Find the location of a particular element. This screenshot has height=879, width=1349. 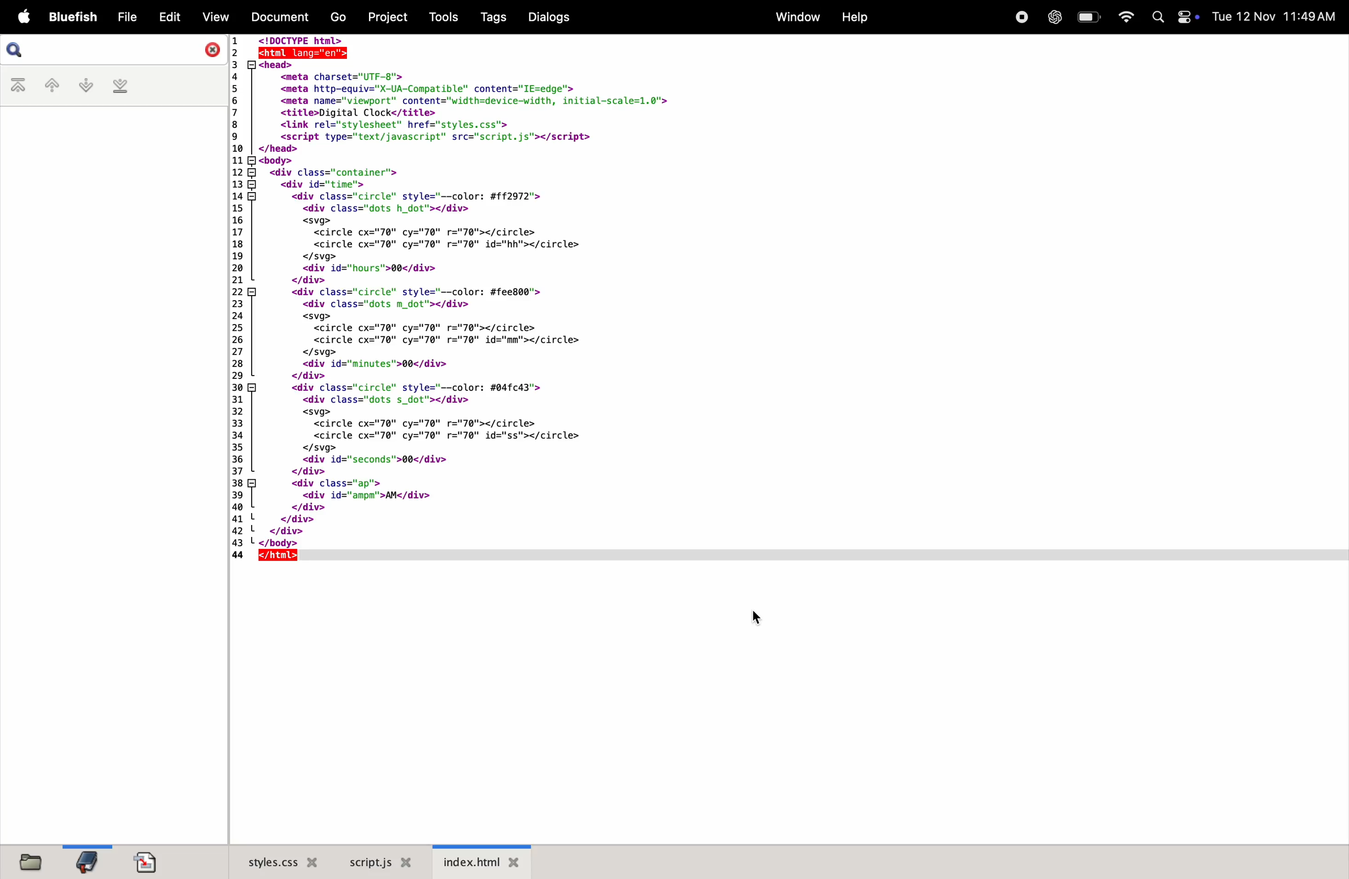

close is located at coordinates (211, 50).